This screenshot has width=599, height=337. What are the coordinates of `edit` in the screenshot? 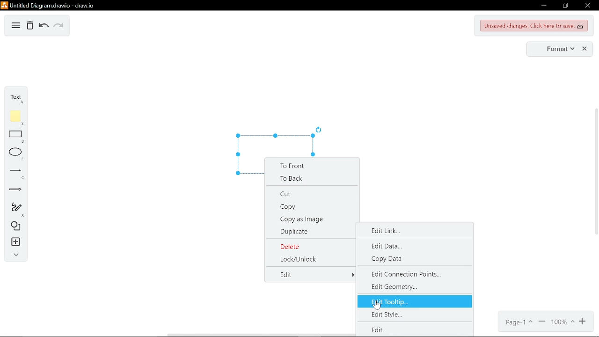 It's located at (379, 330).